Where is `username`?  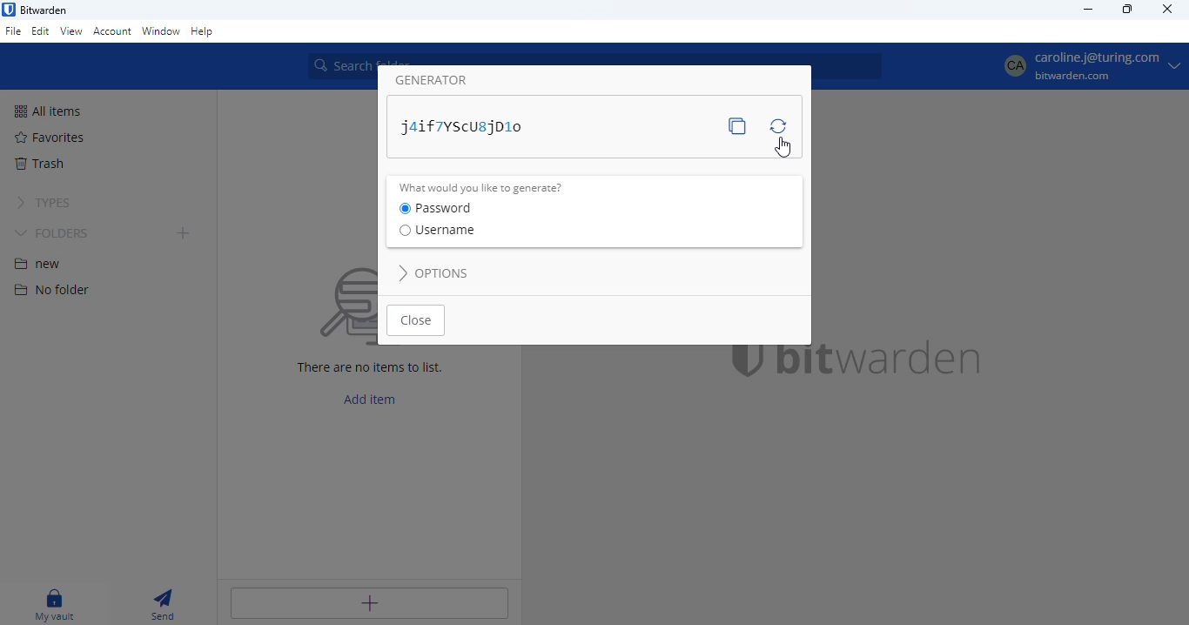 username is located at coordinates (437, 230).